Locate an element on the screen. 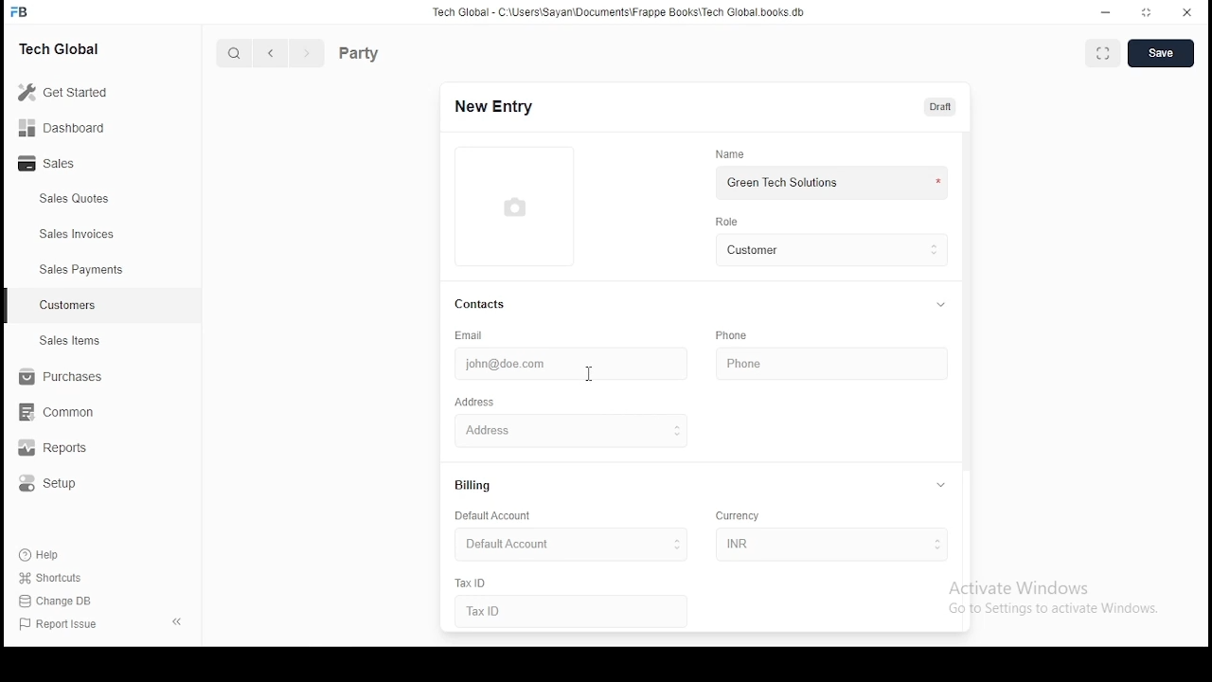 The width and height of the screenshot is (1212, 682). minimize is located at coordinates (1107, 12).